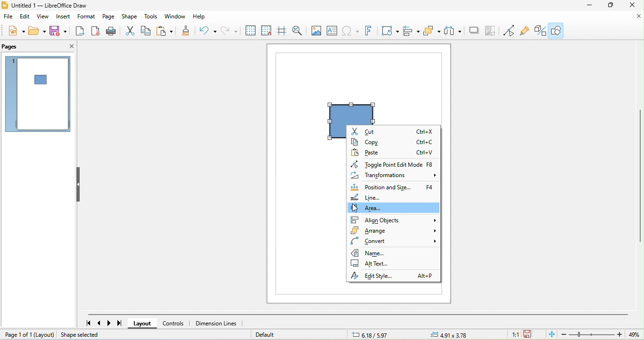 This screenshot has width=644, height=340. I want to click on last page, so click(123, 323).